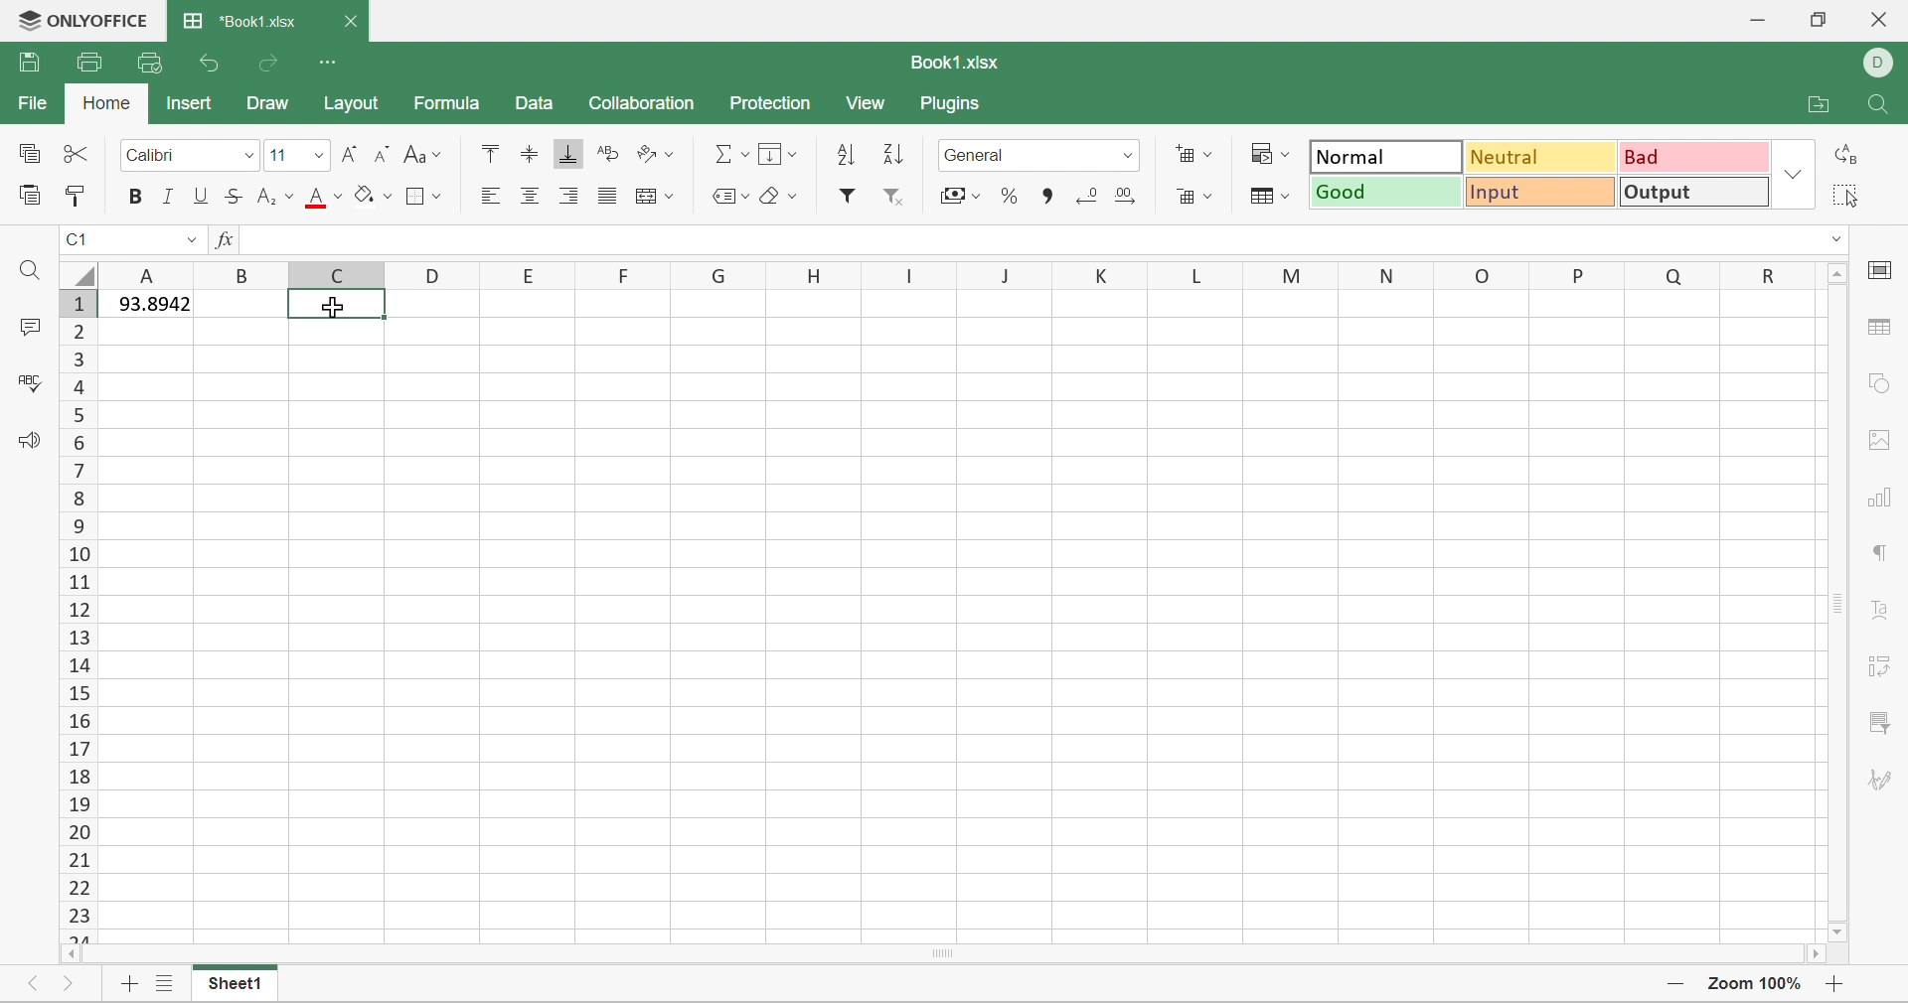 The image size is (1908, 1003). I want to click on Comments, so click(28, 328).